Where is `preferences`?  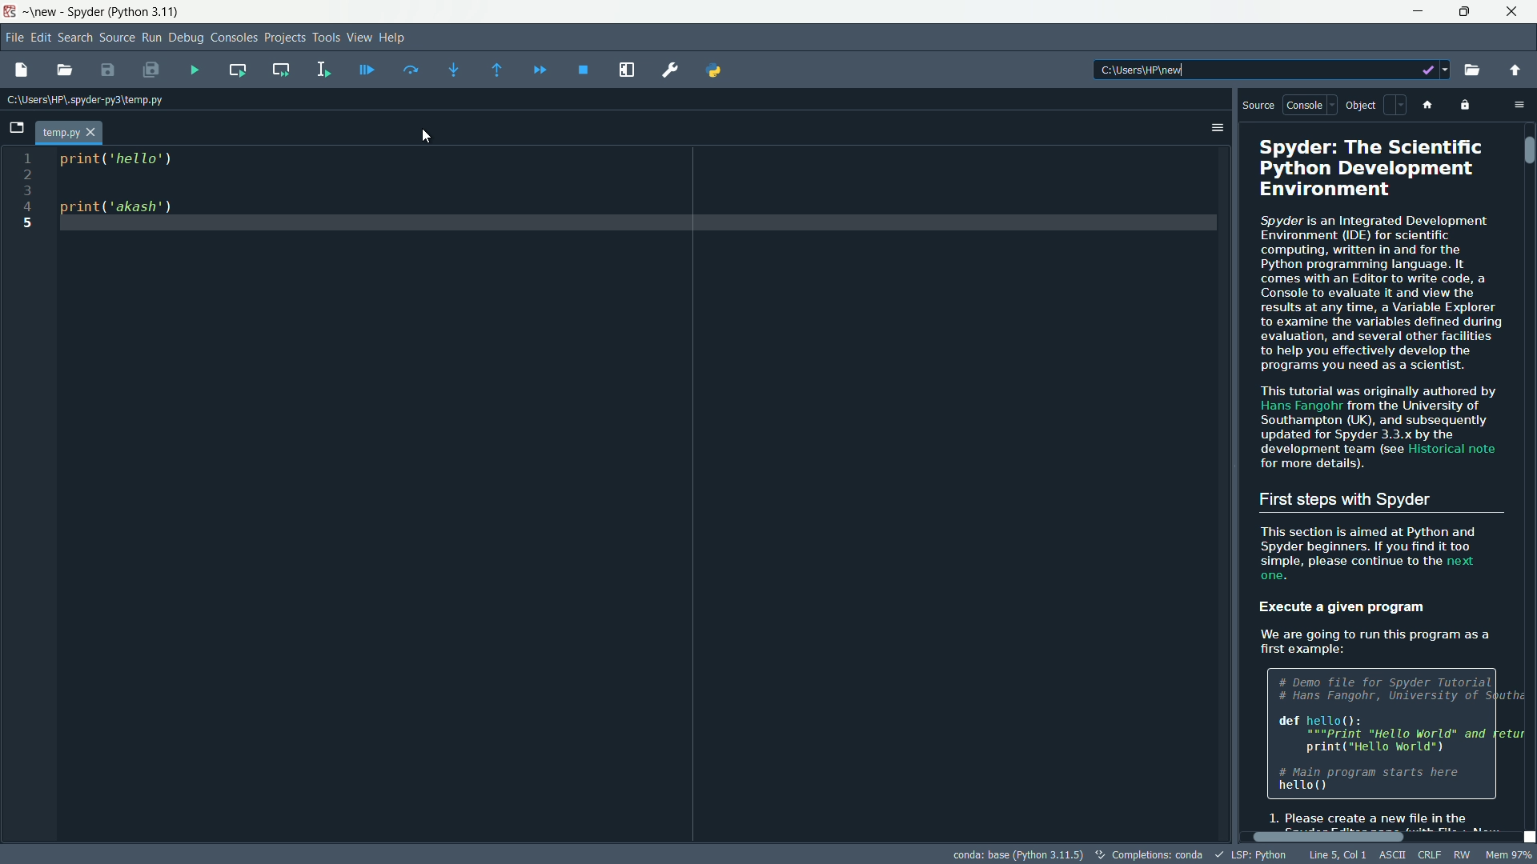
preferences is located at coordinates (669, 70).